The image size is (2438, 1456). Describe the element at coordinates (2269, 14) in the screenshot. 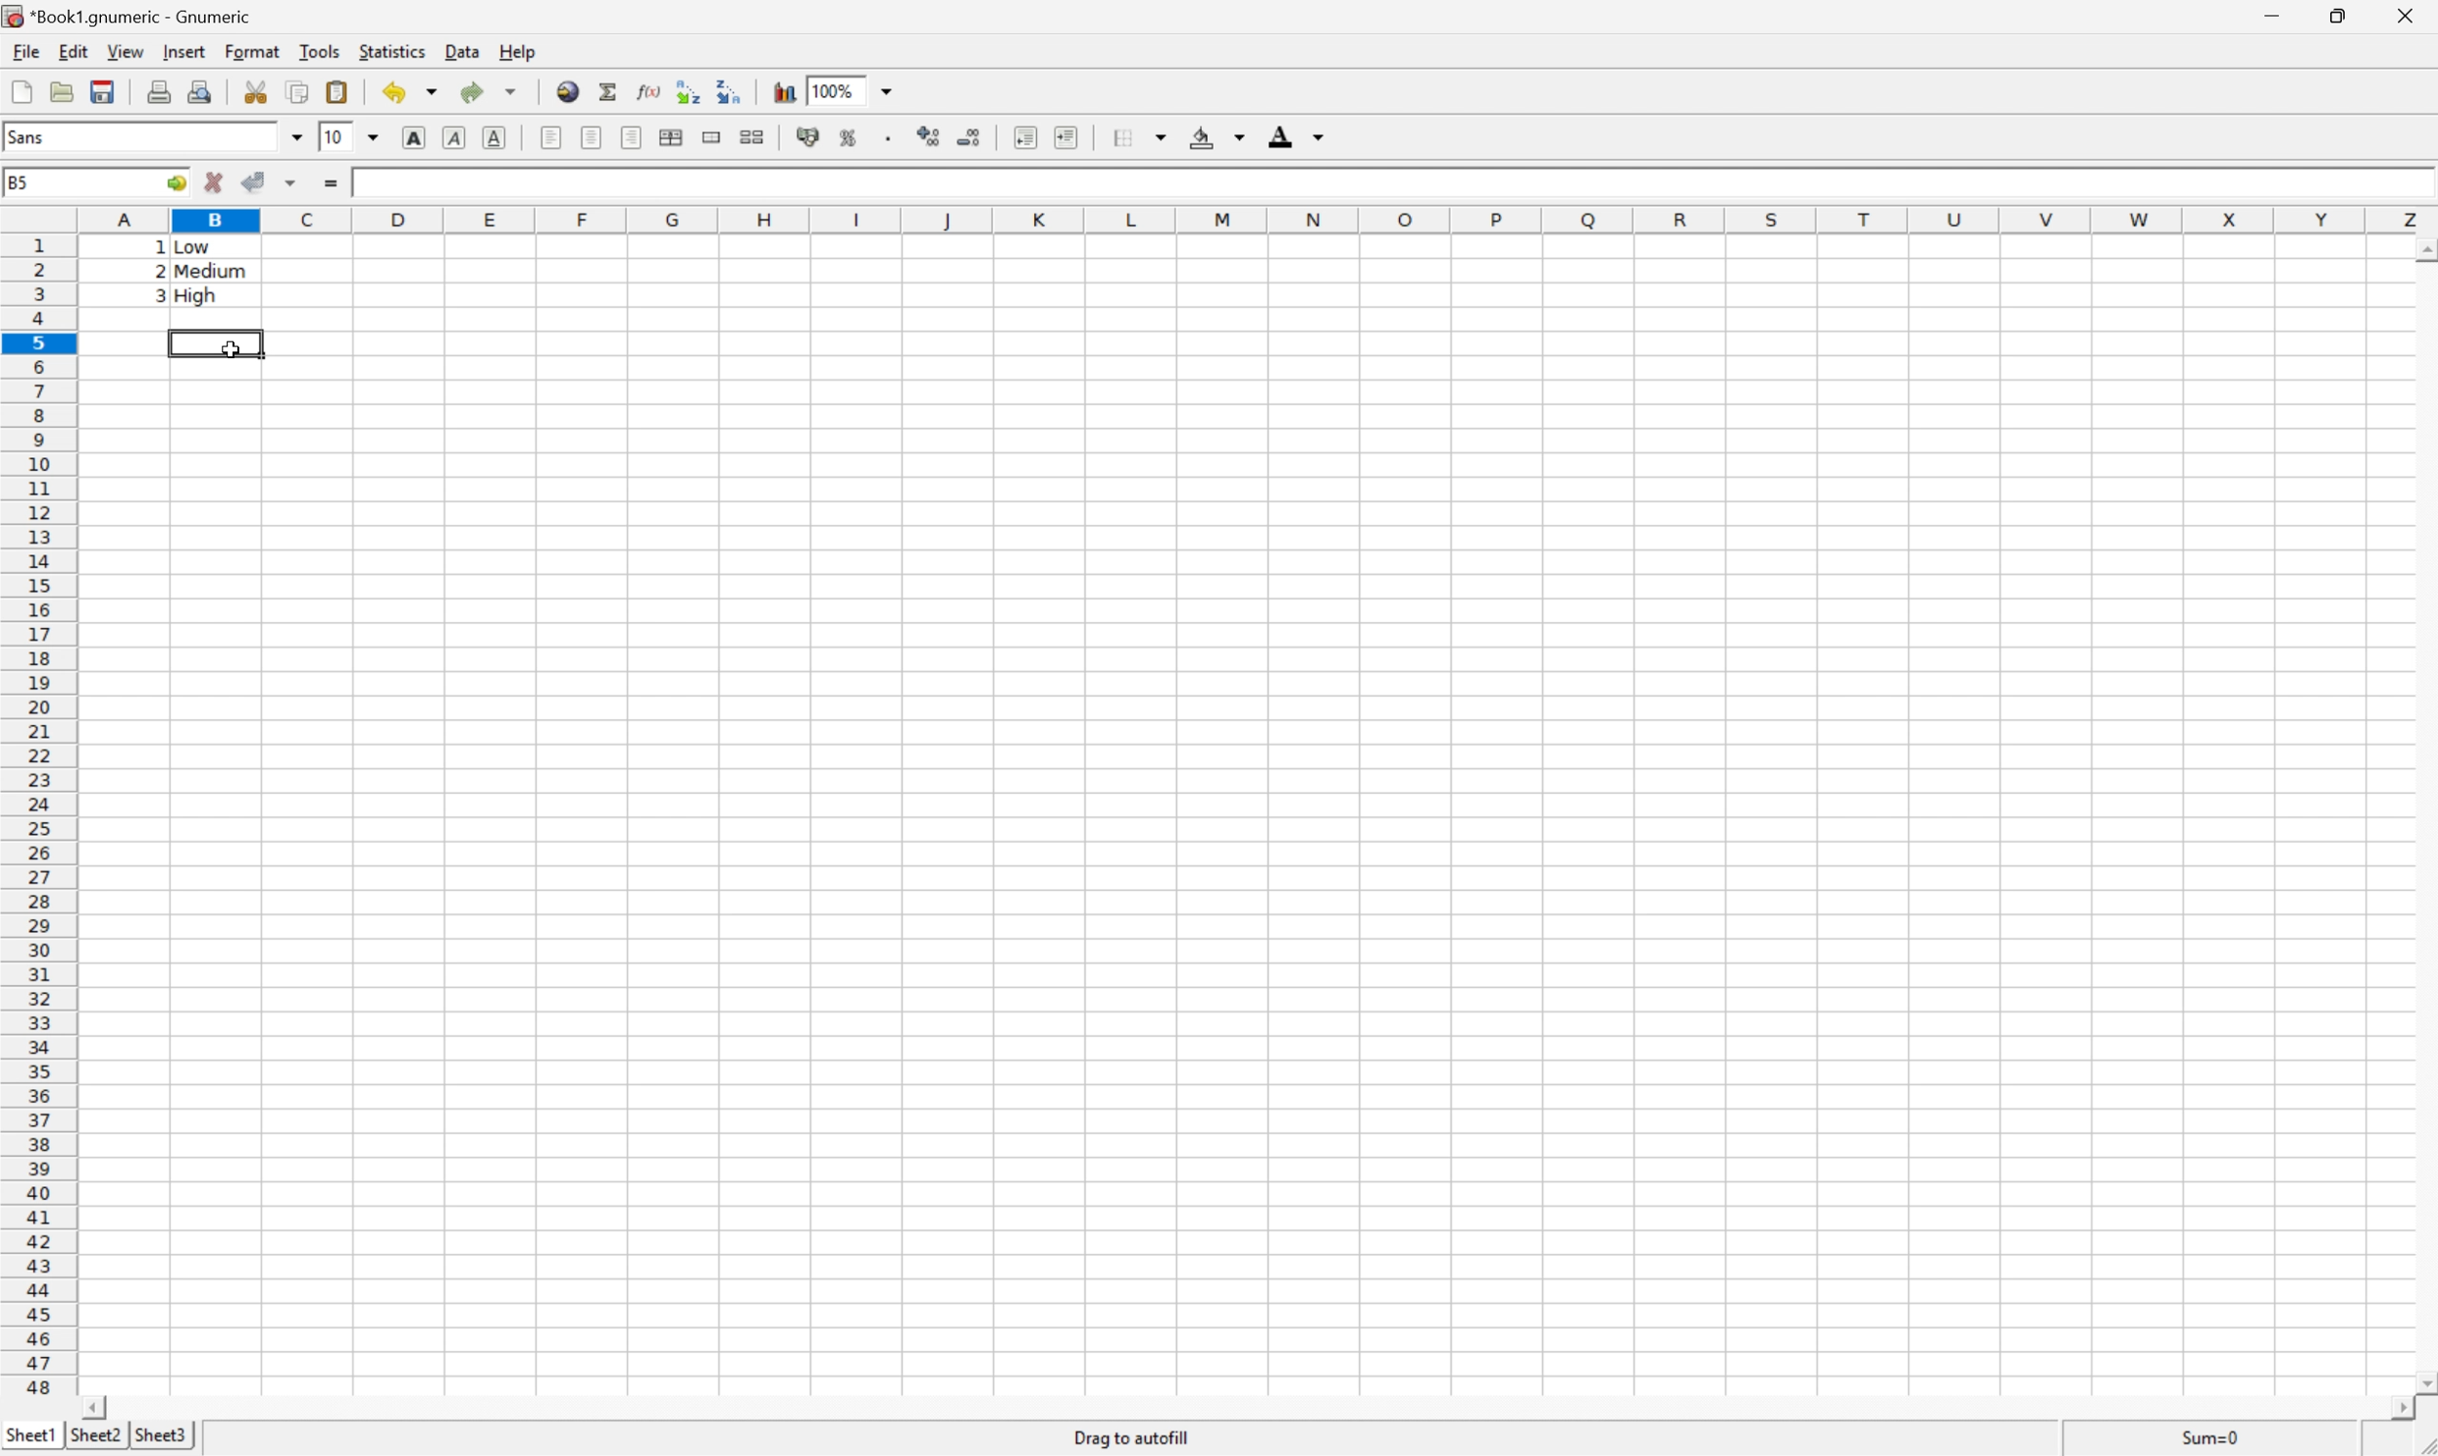

I see `Minimize` at that location.